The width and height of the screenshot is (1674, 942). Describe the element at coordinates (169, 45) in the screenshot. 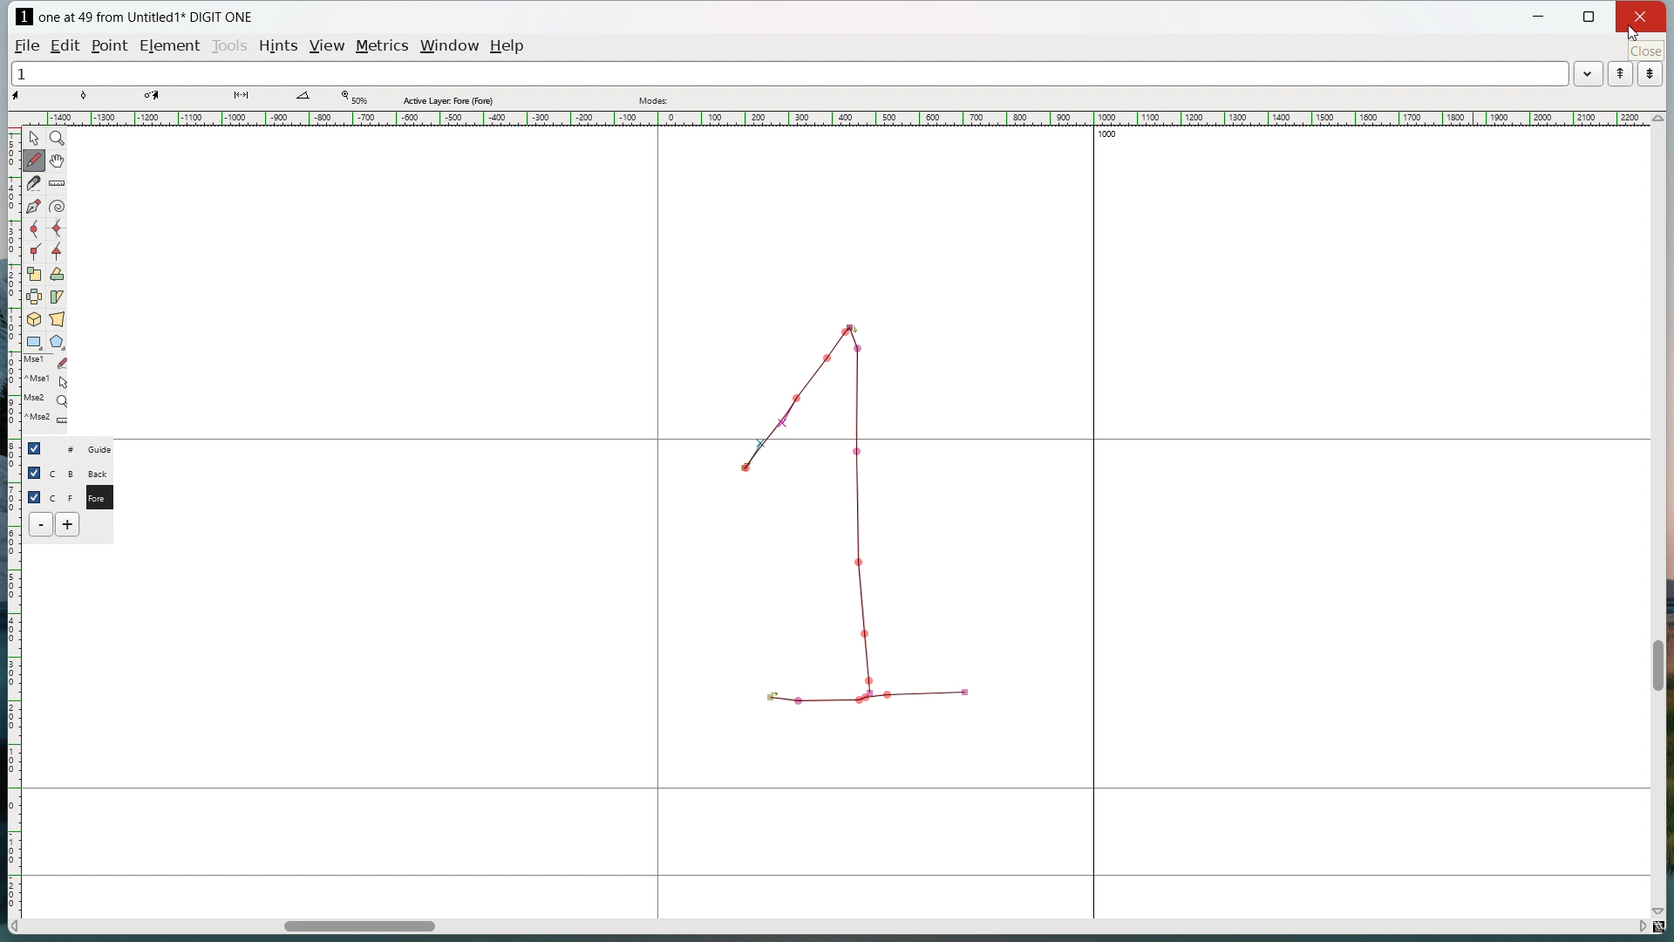

I see `element` at that location.